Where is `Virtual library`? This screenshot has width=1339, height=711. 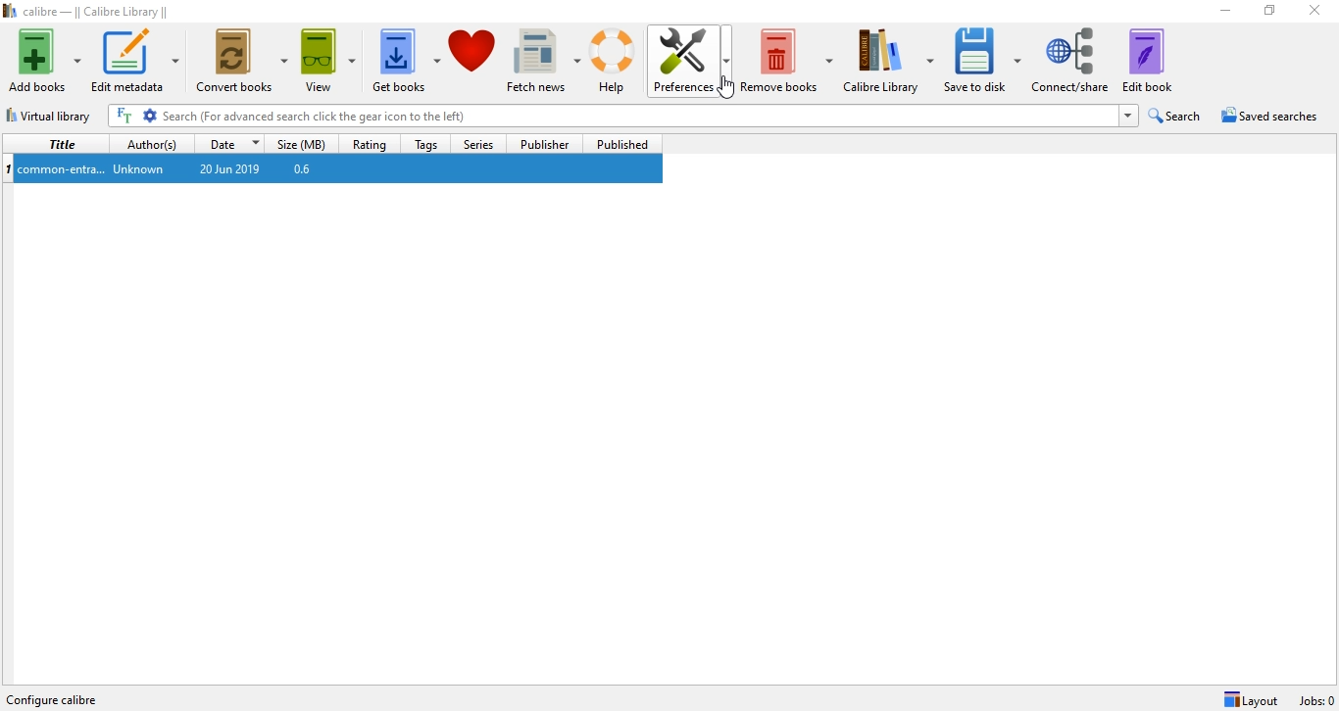
Virtual library is located at coordinates (51, 113).